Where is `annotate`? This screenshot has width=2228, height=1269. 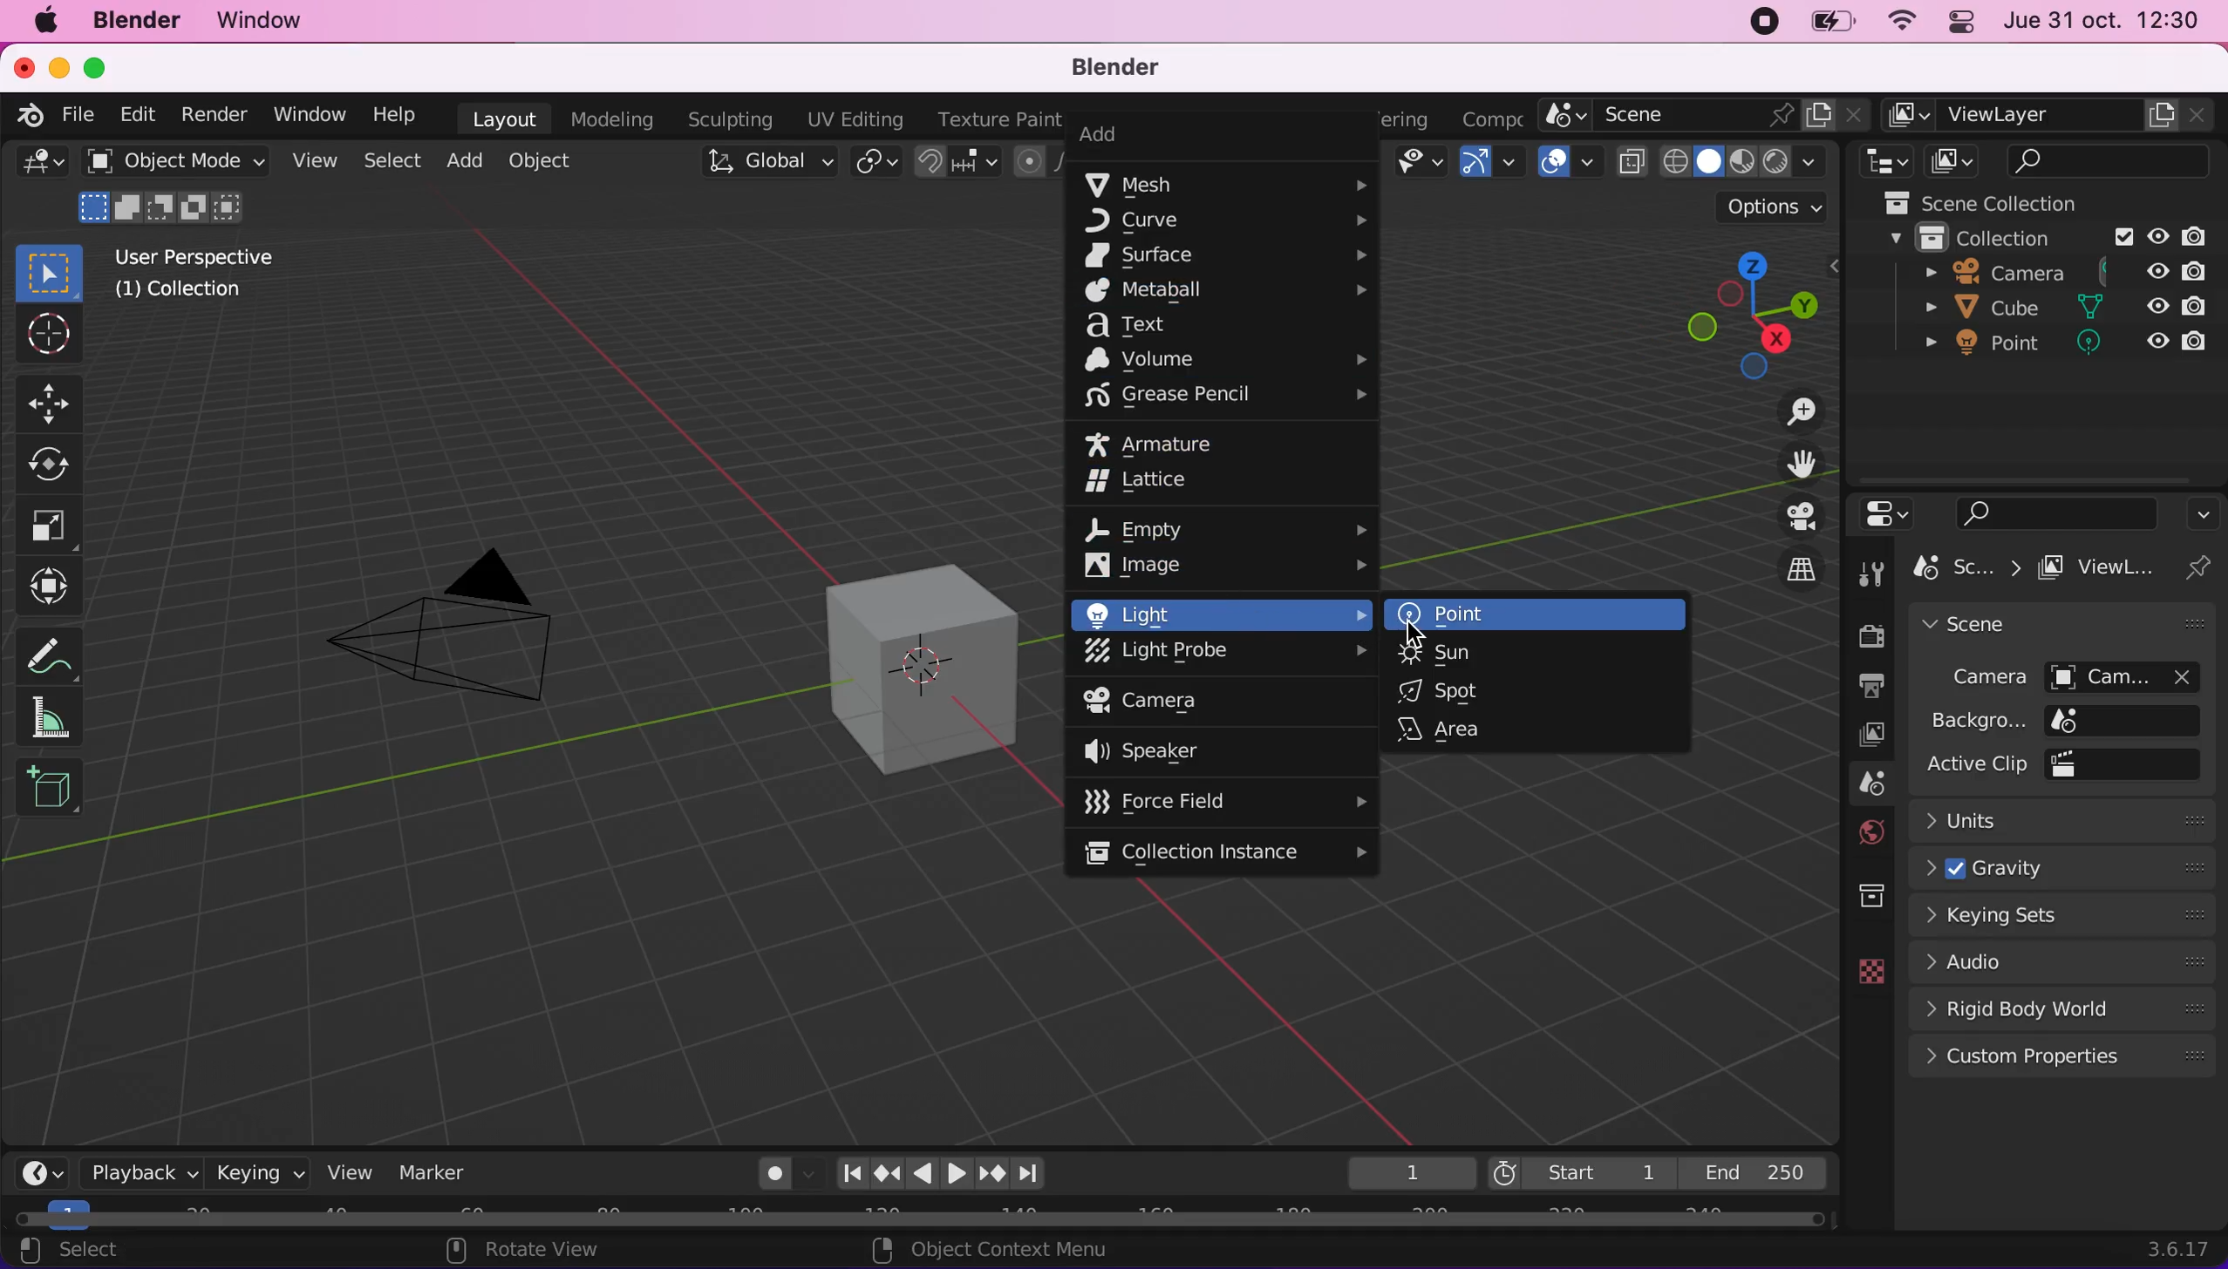
annotate is located at coordinates (50, 655).